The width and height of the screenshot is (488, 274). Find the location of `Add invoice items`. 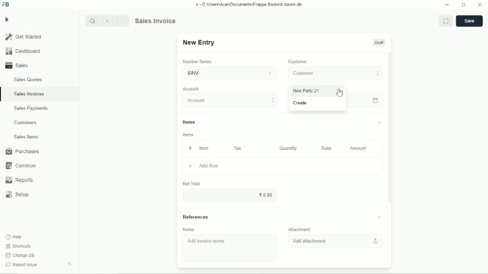

Add invoice items is located at coordinates (208, 241).